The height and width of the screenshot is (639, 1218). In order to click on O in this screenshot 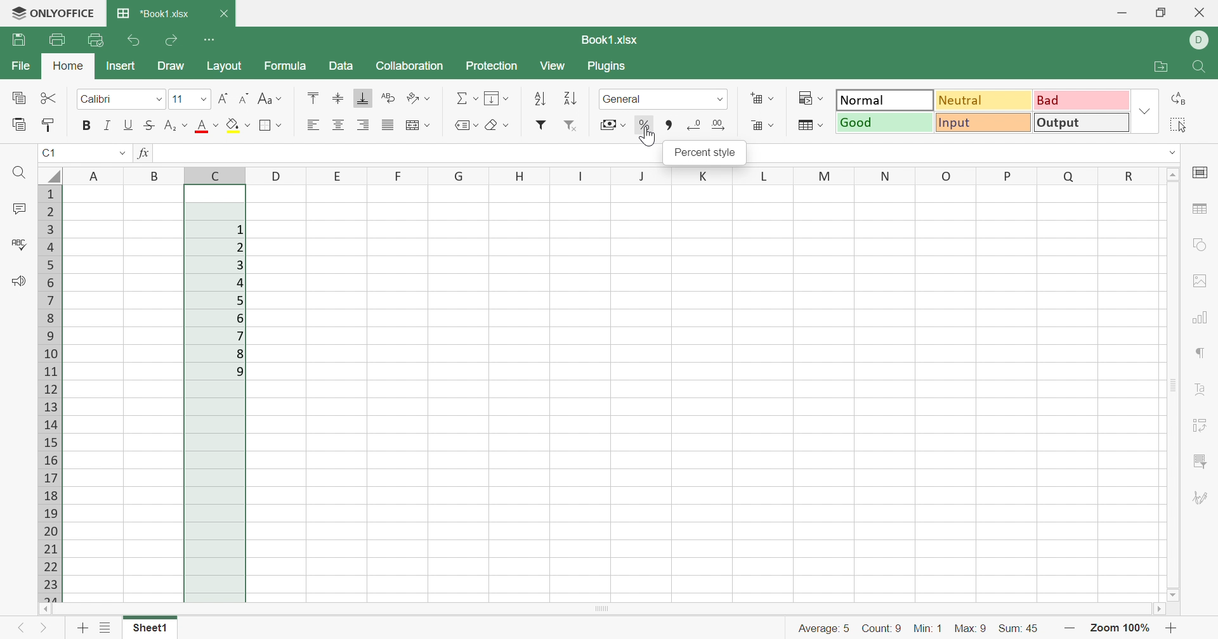, I will do `click(949, 175)`.